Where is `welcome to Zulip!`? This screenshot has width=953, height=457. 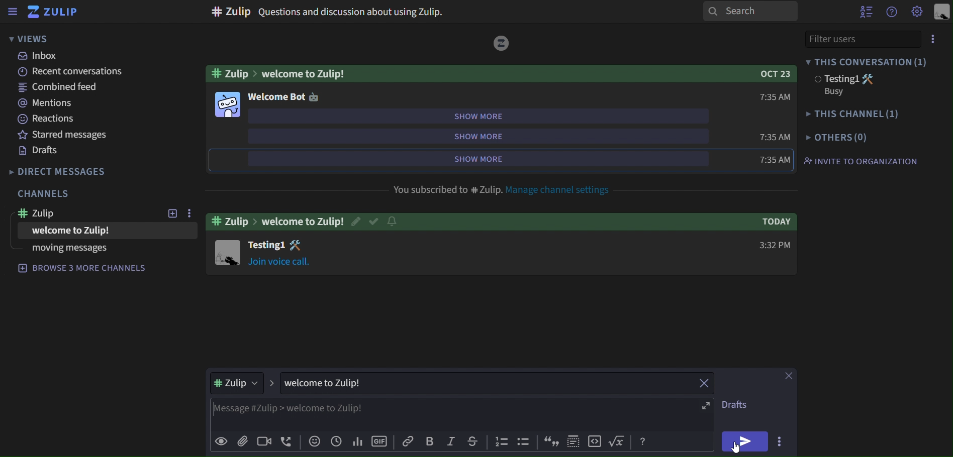
welcome to Zulip! is located at coordinates (84, 231).